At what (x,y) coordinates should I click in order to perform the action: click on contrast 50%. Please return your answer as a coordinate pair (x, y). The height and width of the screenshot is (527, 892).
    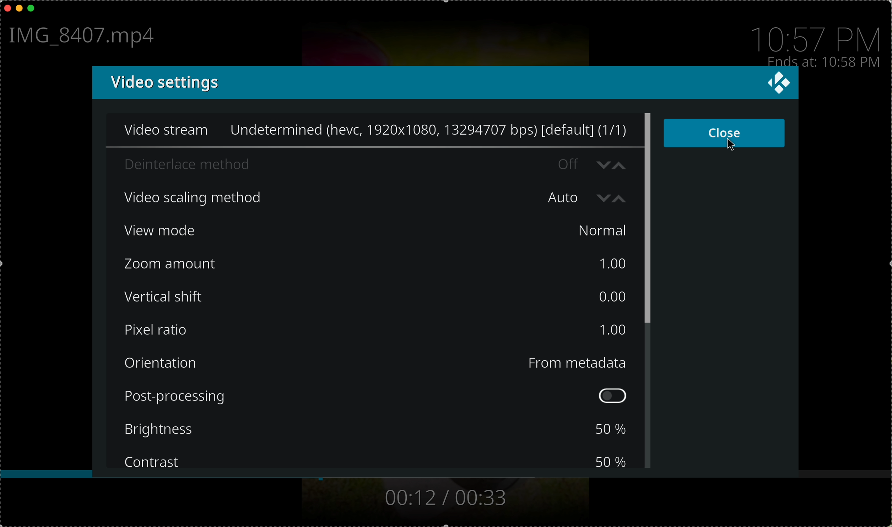
    Looking at the image, I should click on (375, 459).